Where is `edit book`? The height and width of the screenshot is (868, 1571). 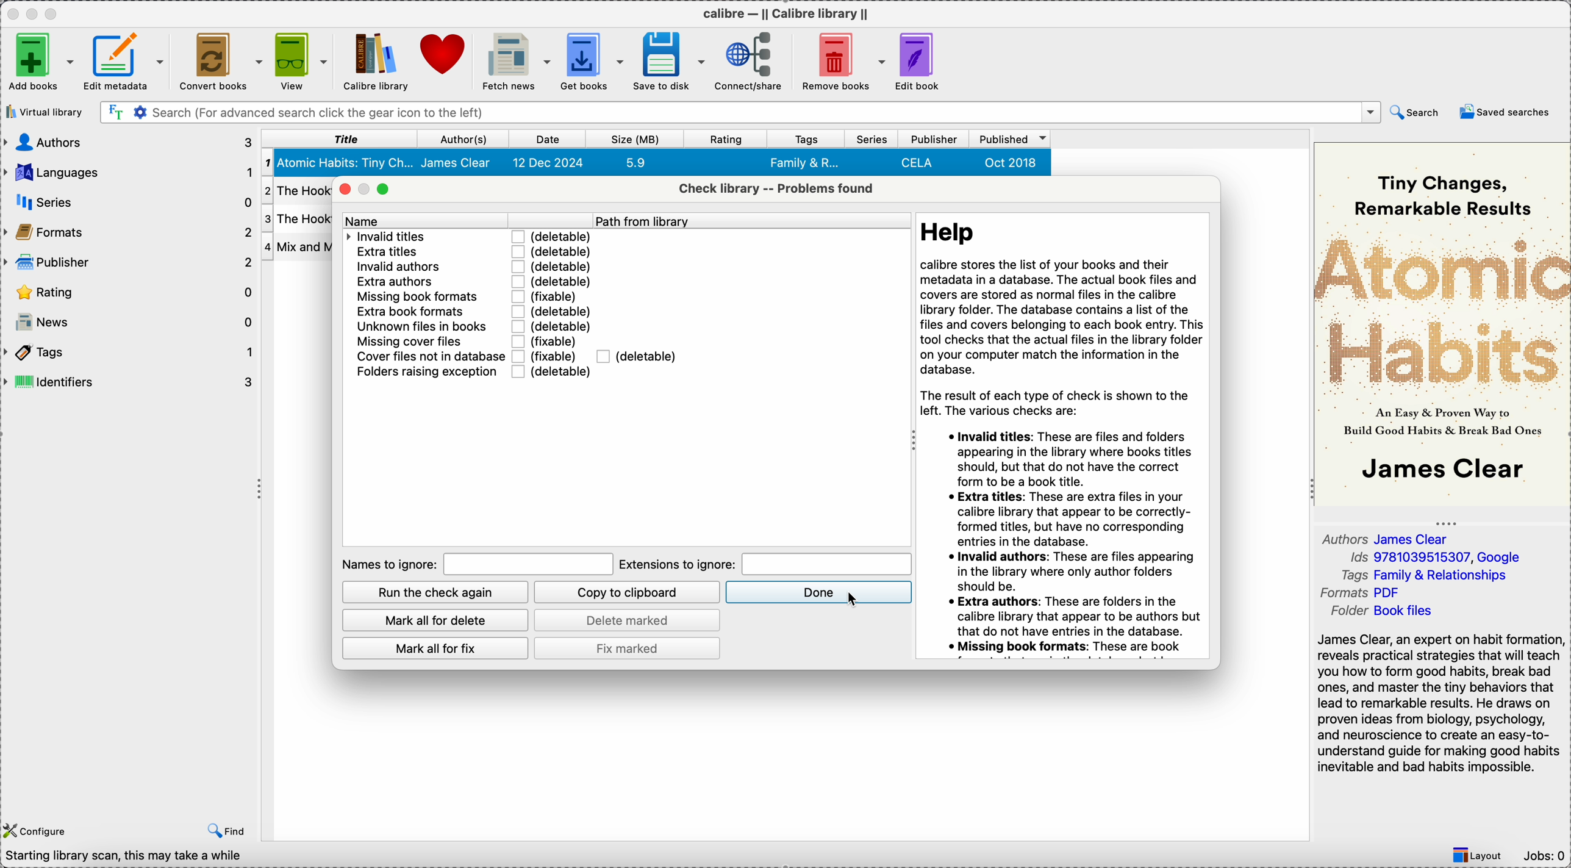 edit book is located at coordinates (923, 62).